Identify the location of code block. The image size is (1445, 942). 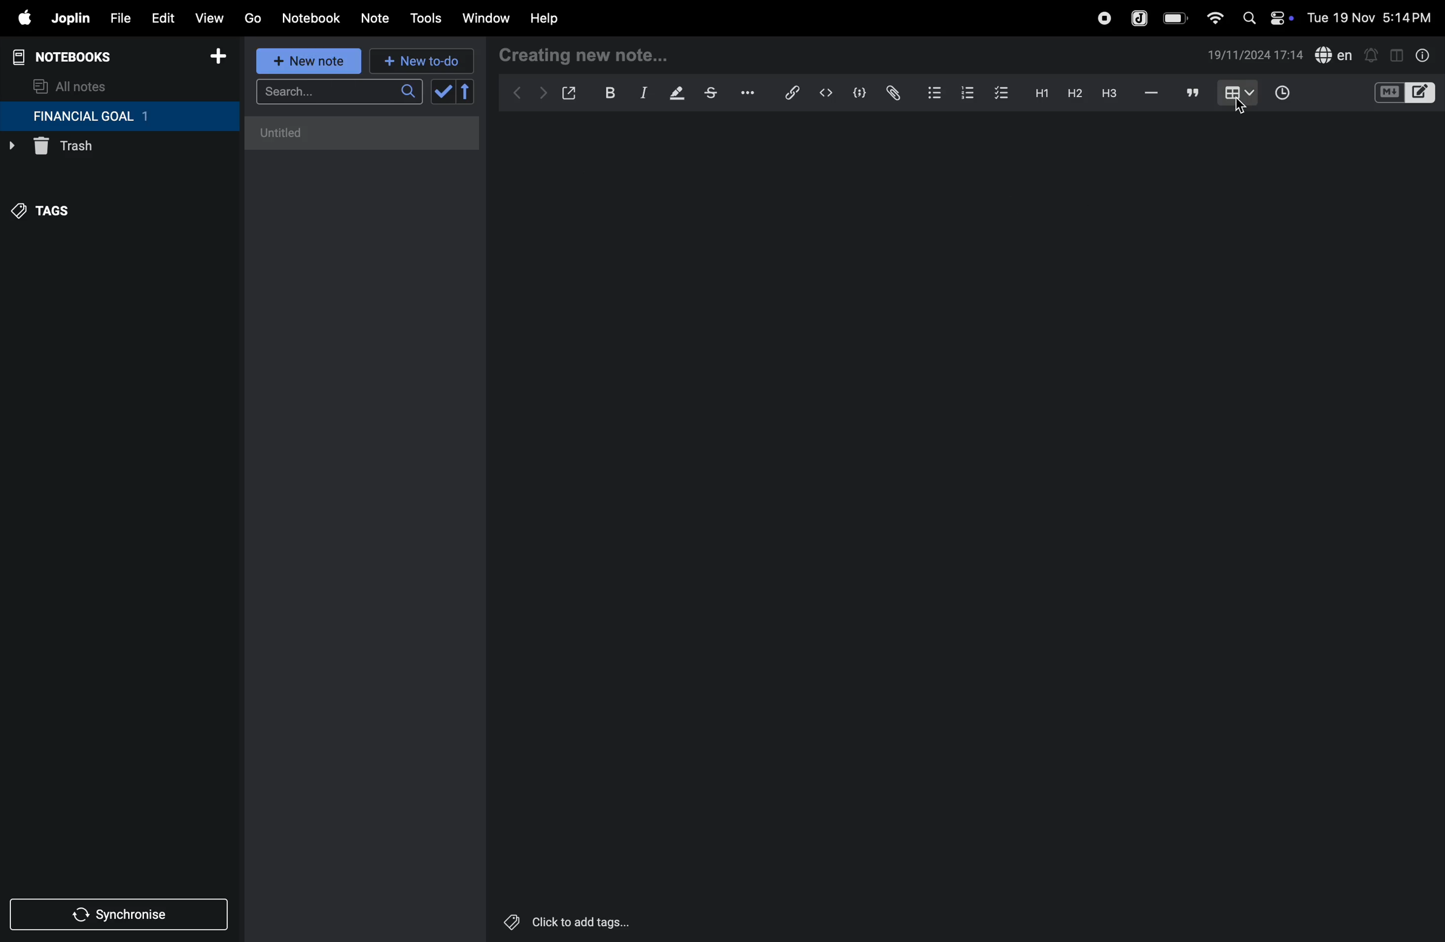
(855, 93).